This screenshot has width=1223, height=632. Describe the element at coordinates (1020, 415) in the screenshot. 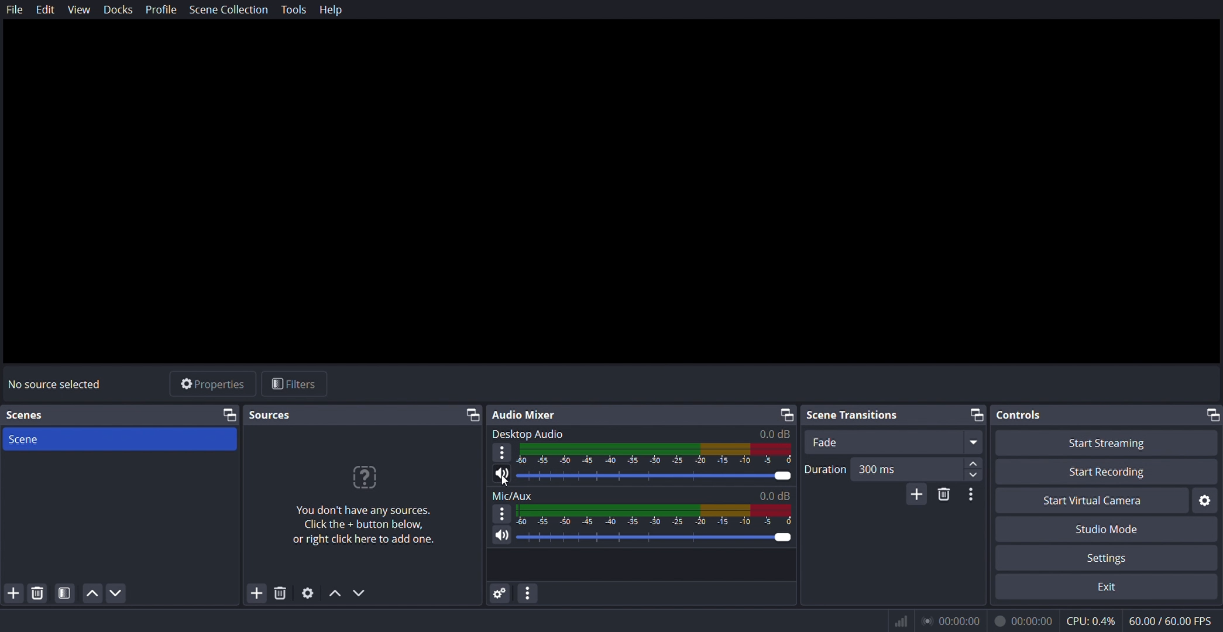

I see `controls` at that location.